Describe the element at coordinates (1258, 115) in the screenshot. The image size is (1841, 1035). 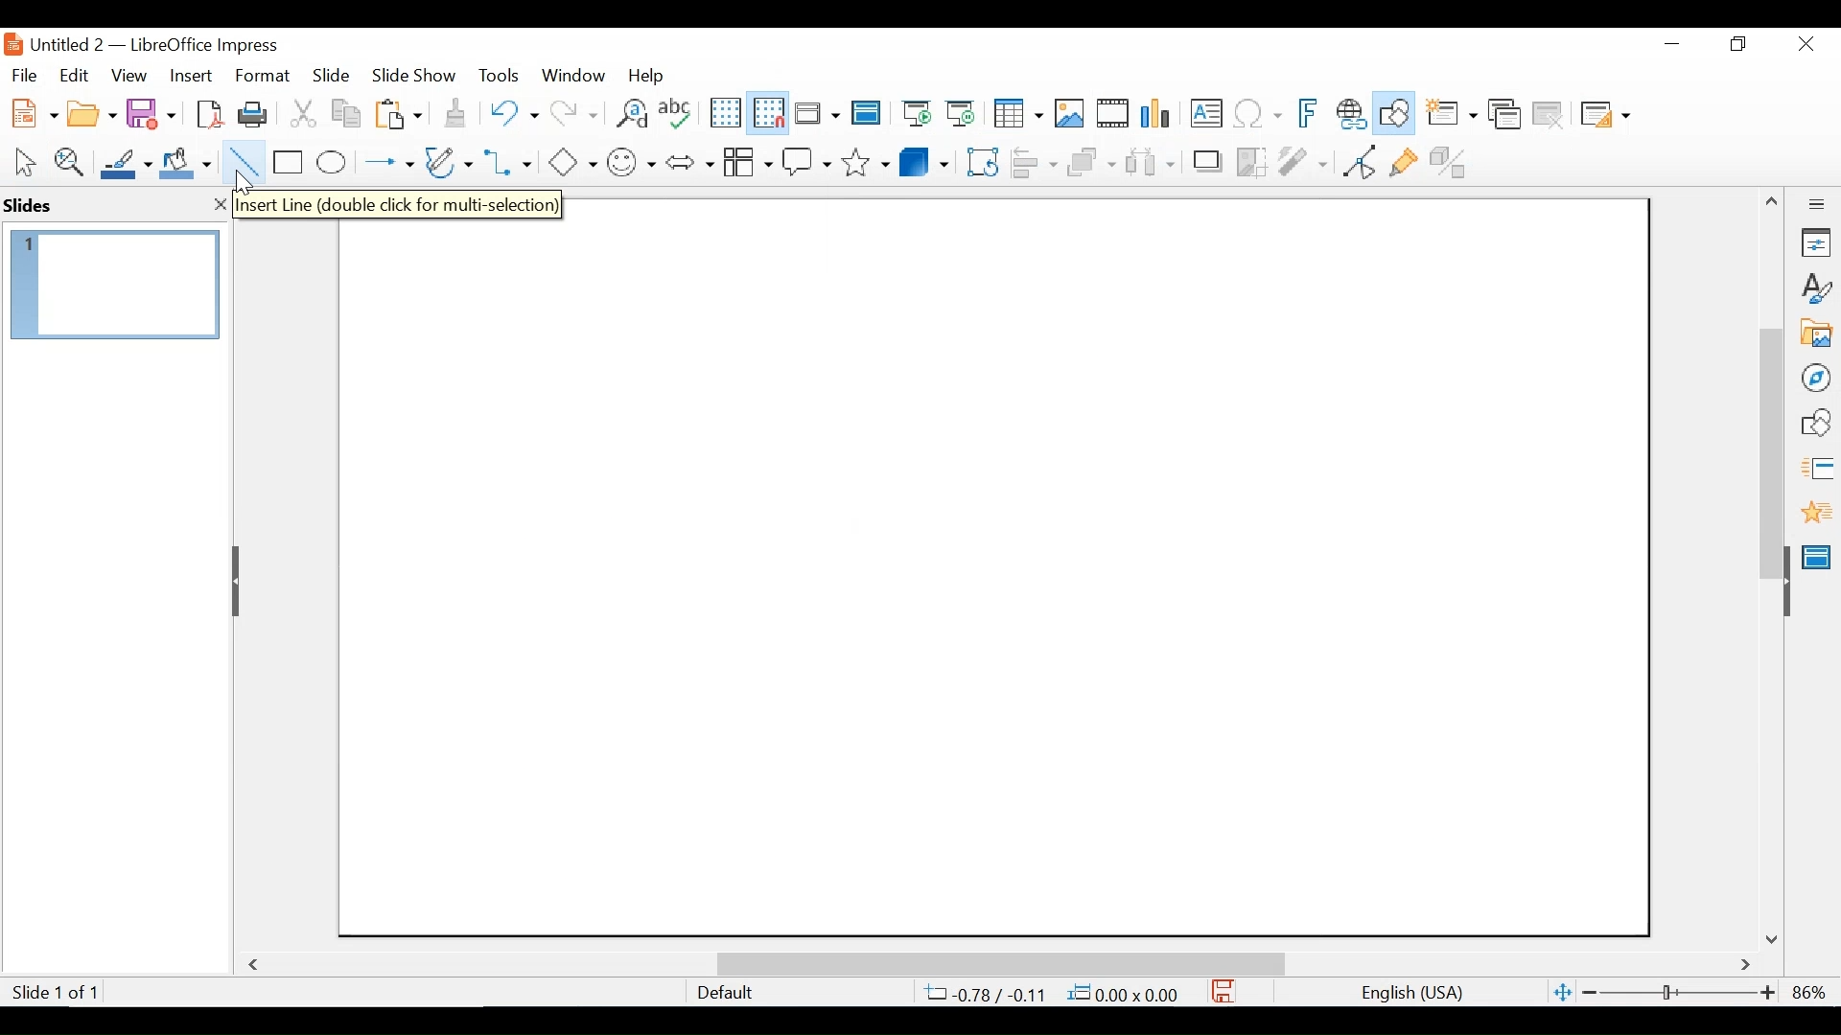
I see `Insert Special Characters` at that location.